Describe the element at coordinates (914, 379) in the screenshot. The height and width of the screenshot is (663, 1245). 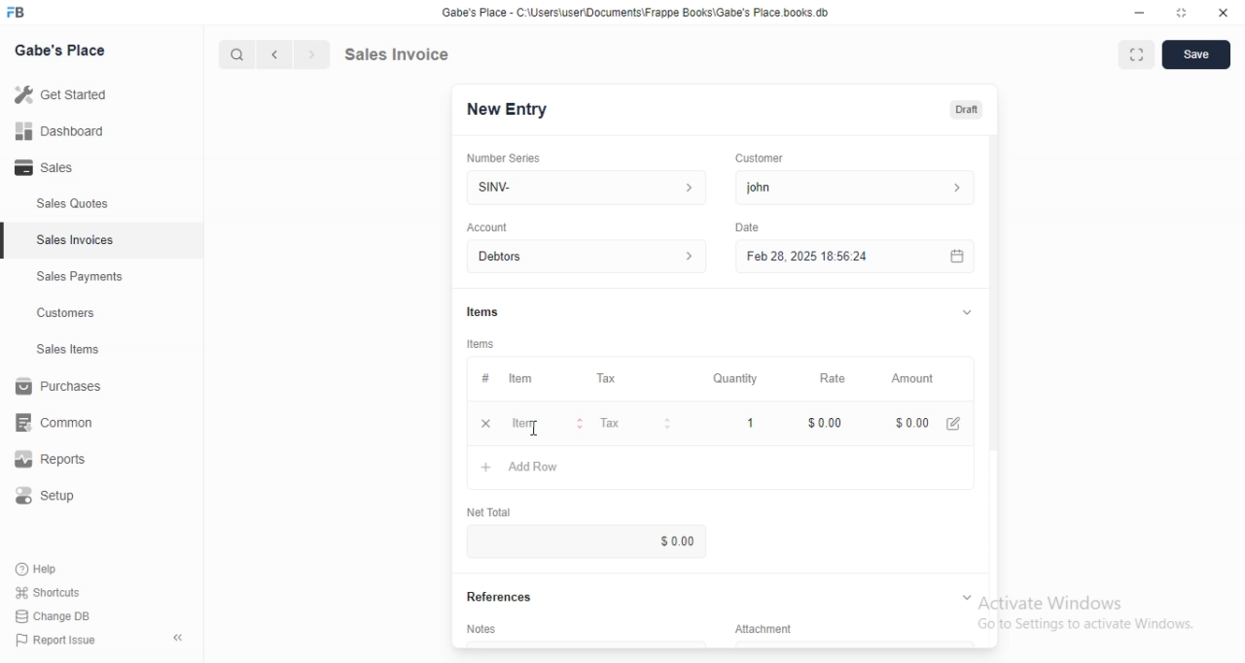
I see `‘Amount` at that location.